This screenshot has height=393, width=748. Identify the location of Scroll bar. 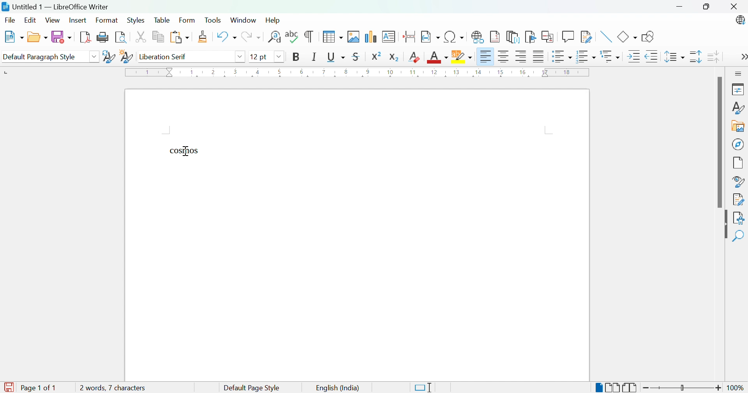
(717, 143).